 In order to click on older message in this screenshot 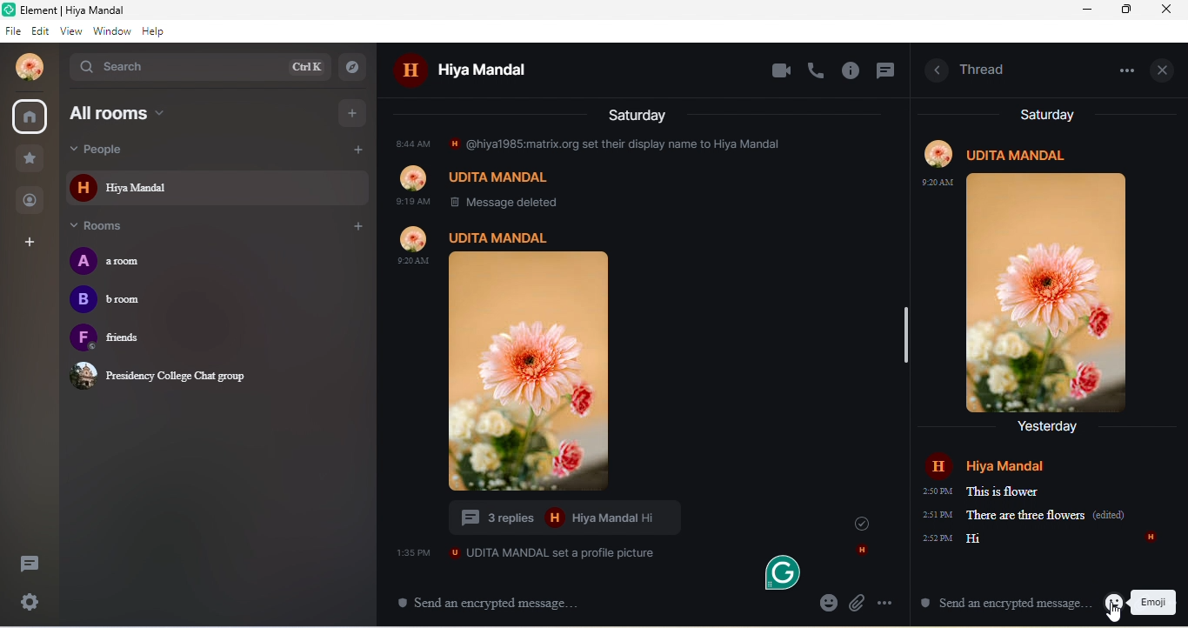, I will do `click(624, 171)`.